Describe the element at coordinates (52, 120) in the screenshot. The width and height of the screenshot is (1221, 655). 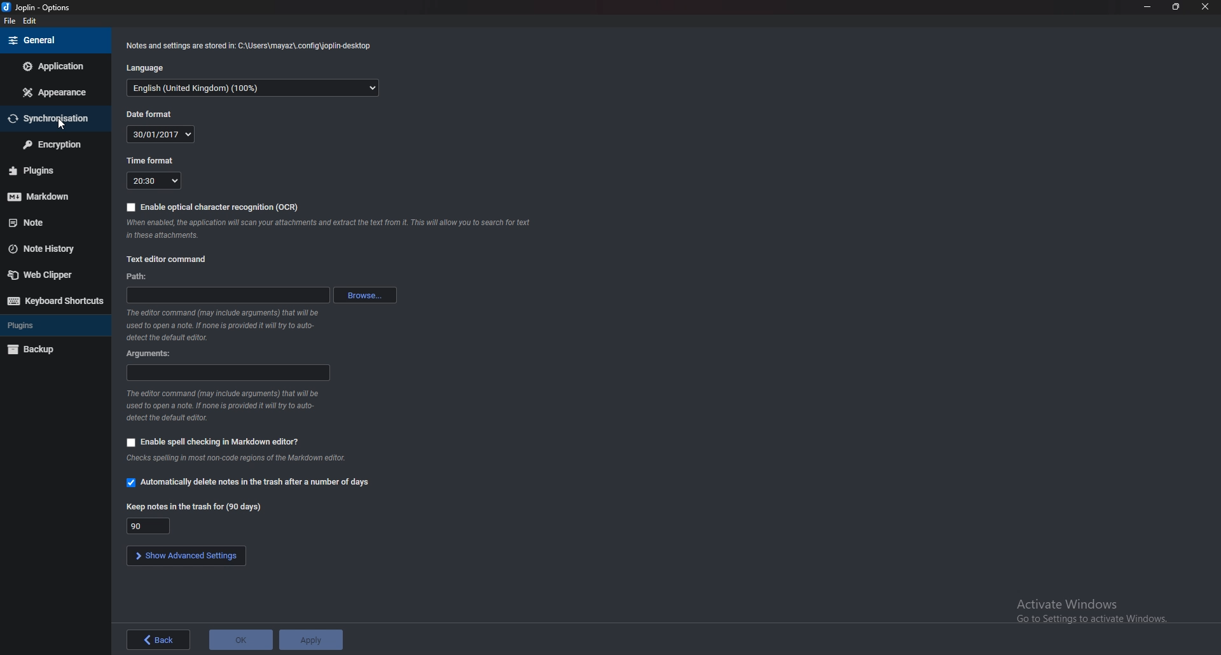
I see `sync` at that location.